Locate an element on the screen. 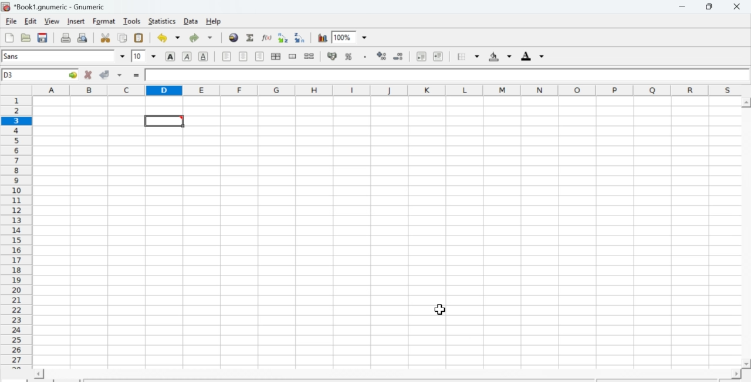 The height and width of the screenshot is (382, 751). Background is located at coordinates (500, 56).